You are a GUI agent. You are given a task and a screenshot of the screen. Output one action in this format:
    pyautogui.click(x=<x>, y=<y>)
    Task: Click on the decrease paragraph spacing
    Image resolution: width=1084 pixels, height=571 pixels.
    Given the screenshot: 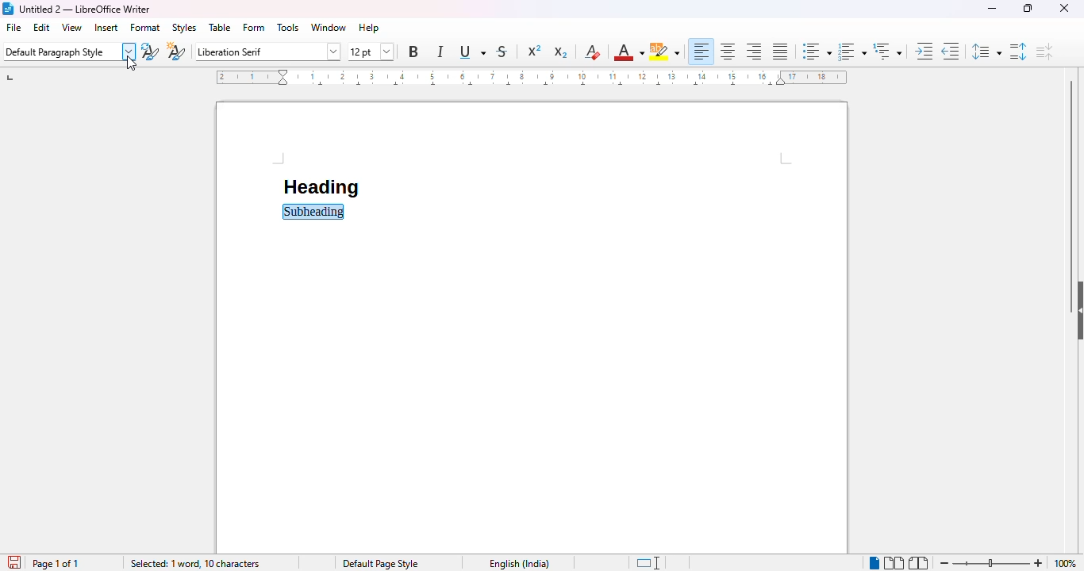 What is the action you would take?
    pyautogui.click(x=1044, y=52)
    